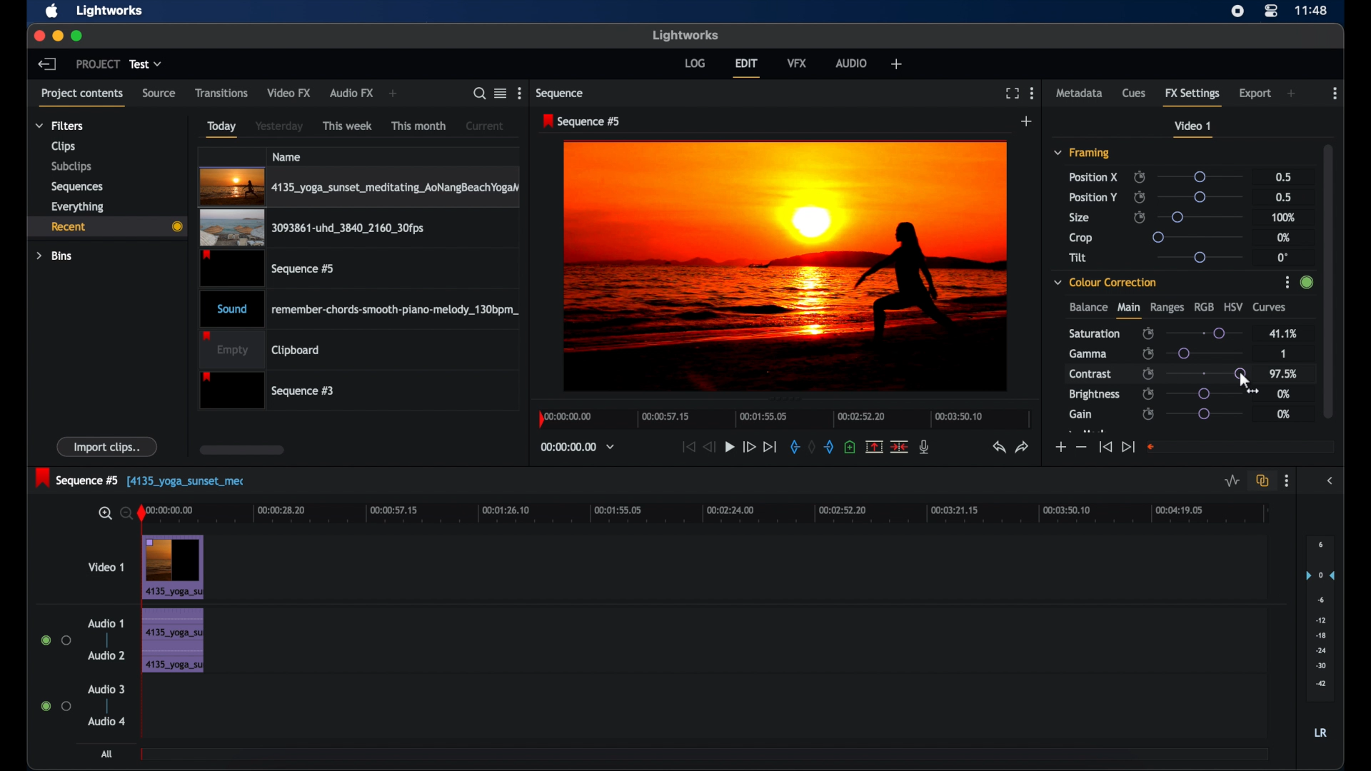 This screenshot has height=771, width=1371. Describe the element at coordinates (1088, 308) in the screenshot. I see `balance` at that location.